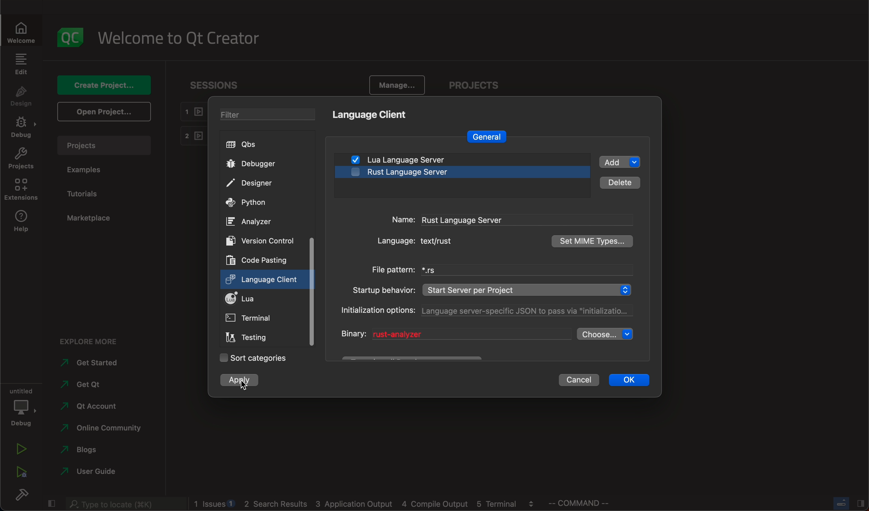  What do you see at coordinates (104, 145) in the screenshot?
I see `projects` at bounding box center [104, 145].